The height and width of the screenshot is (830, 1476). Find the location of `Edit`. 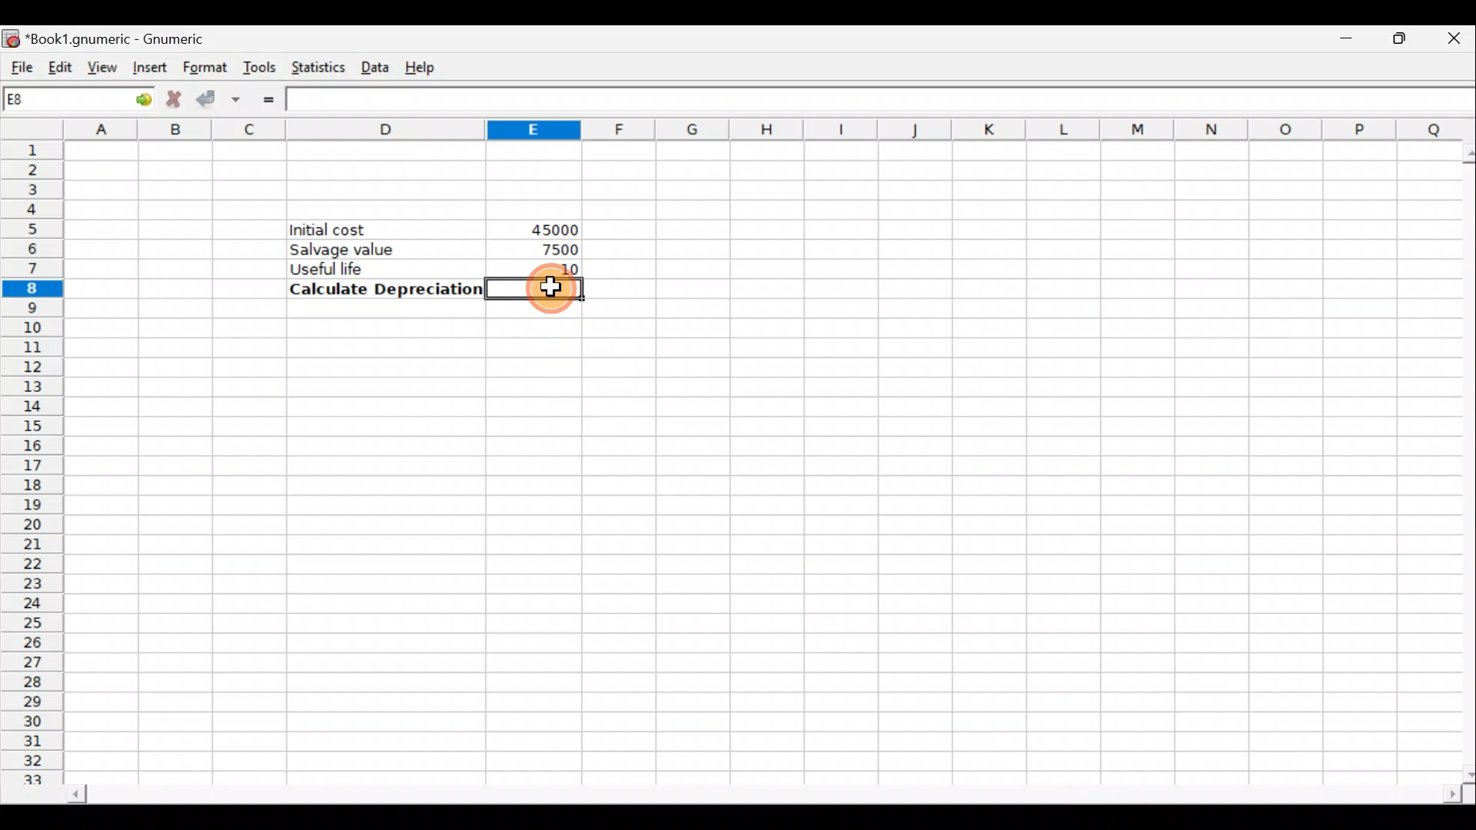

Edit is located at coordinates (60, 65).